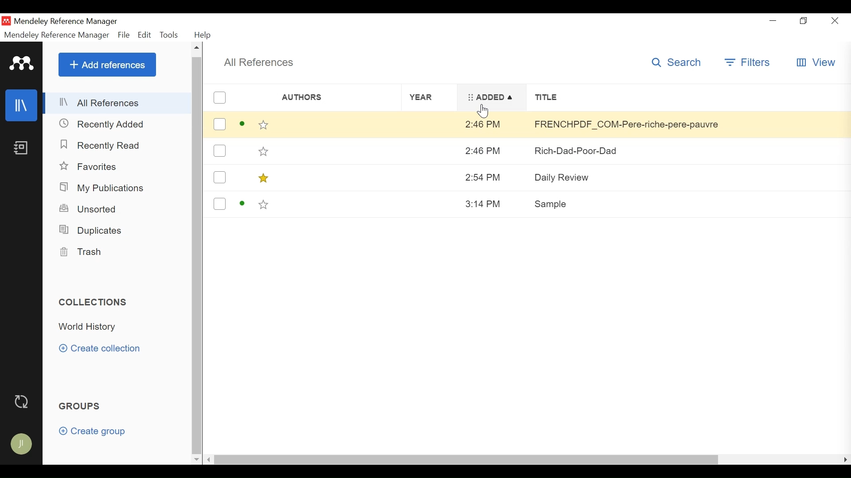 The height and width of the screenshot is (478, 851). I want to click on Create Collection, so click(103, 348).